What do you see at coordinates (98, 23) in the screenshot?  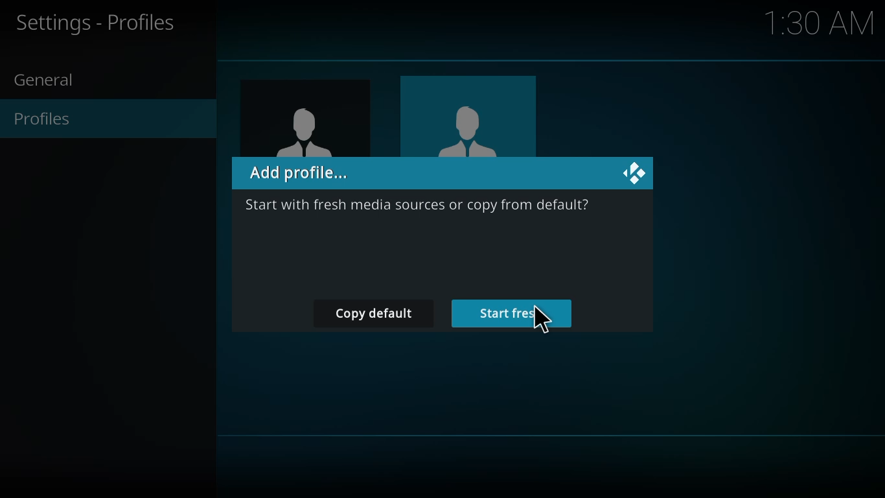 I see `profiles` at bounding box center [98, 23].